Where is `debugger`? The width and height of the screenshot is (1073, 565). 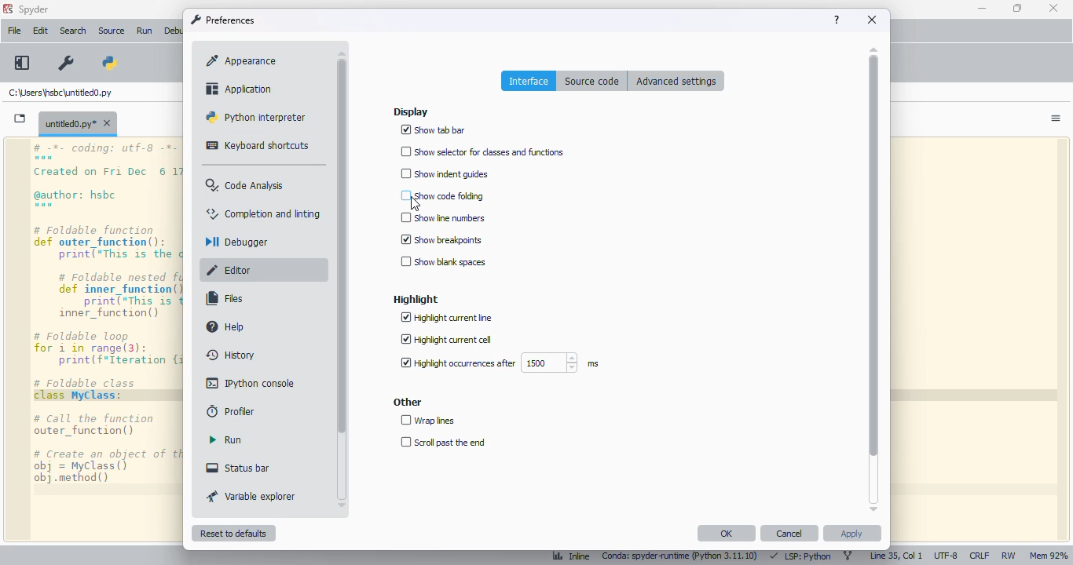
debugger is located at coordinates (236, 242).